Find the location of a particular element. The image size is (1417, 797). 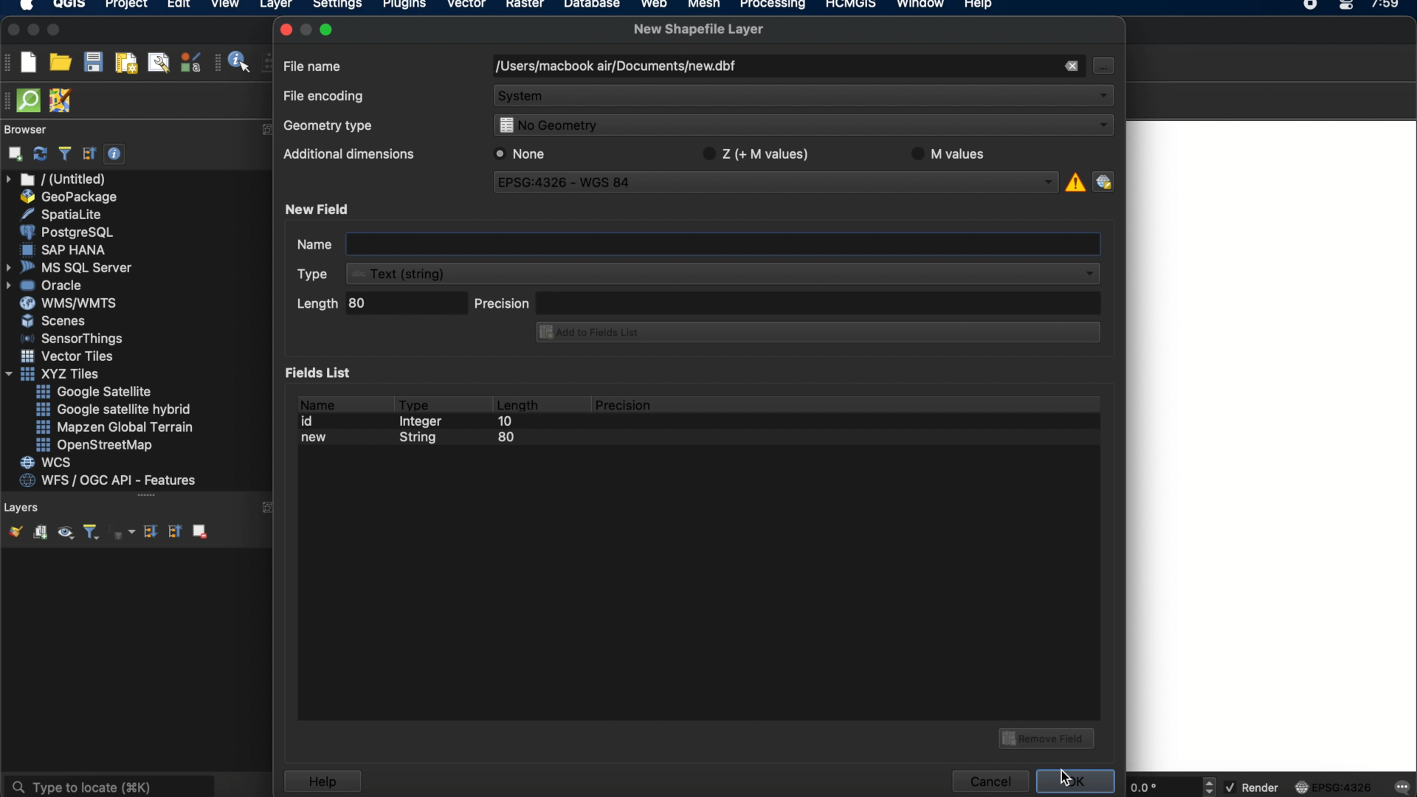

text dropdown menu is located at coordinates (701, 274).